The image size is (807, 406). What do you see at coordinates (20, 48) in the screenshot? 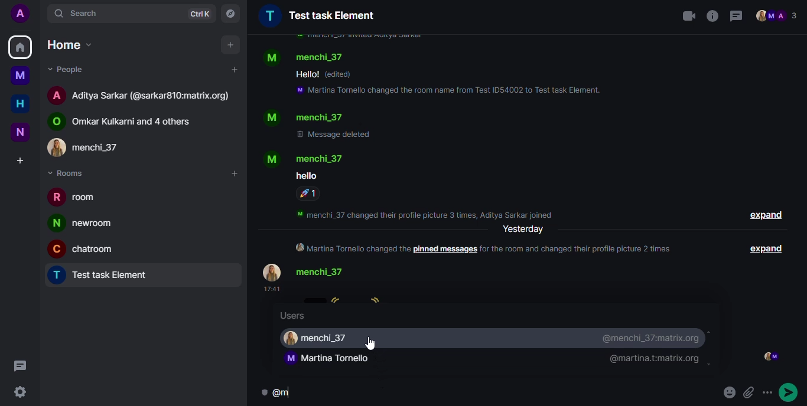
I see `home` at bounding box center [20, 48].